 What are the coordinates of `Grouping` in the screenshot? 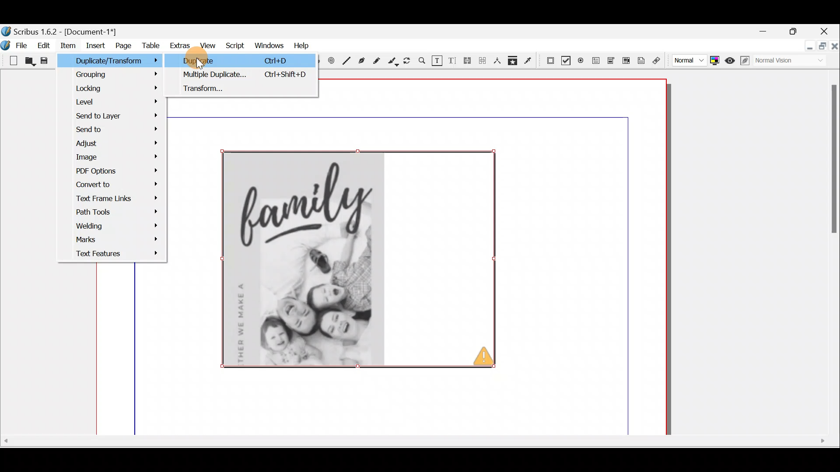 It's located at (116, 76).